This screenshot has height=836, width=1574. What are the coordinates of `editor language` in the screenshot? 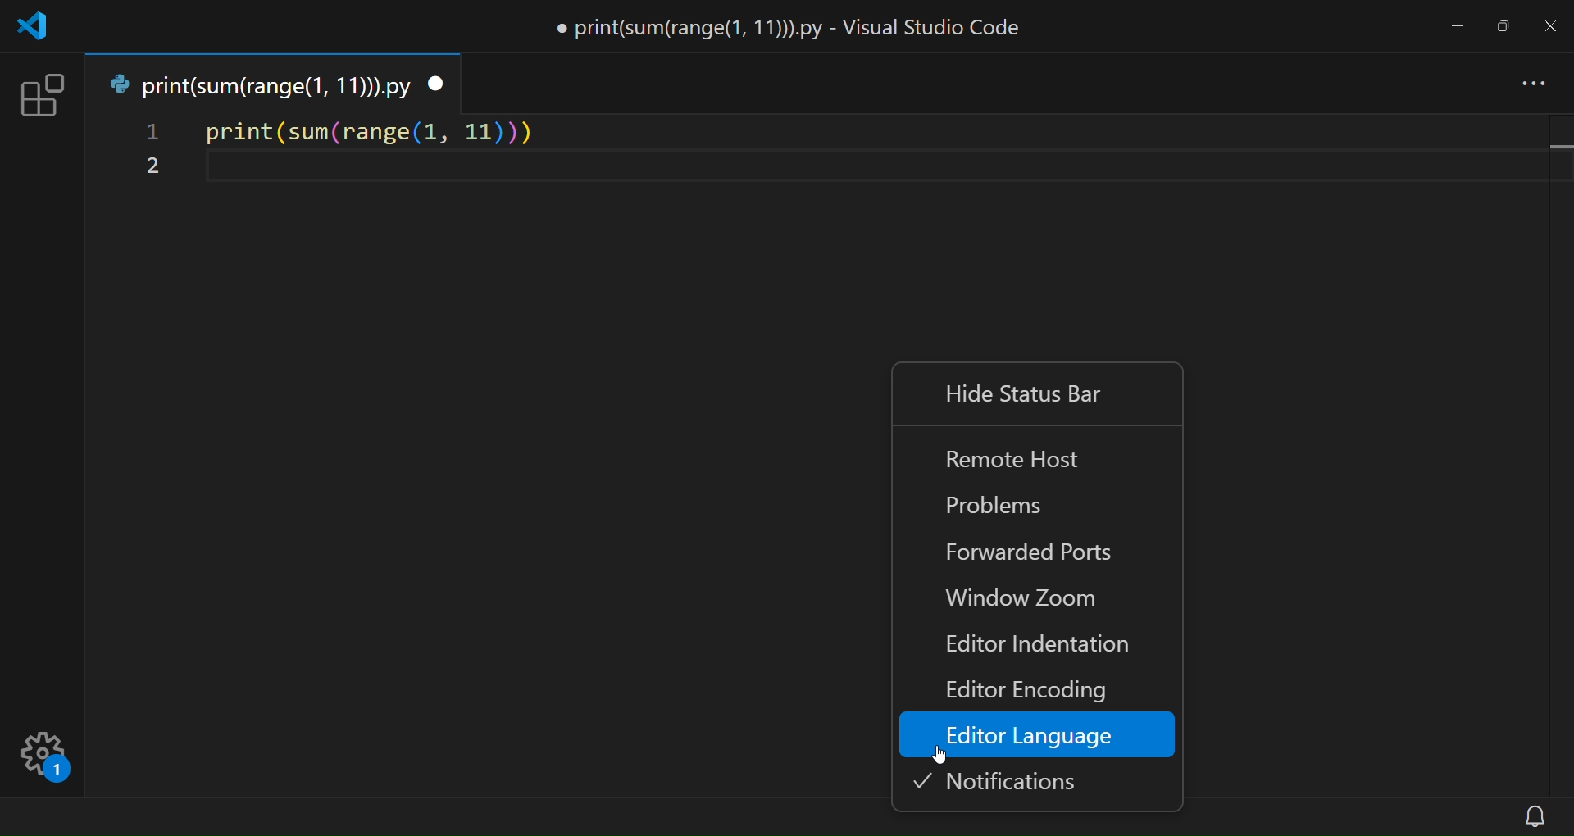 It's located at (1036, 734).